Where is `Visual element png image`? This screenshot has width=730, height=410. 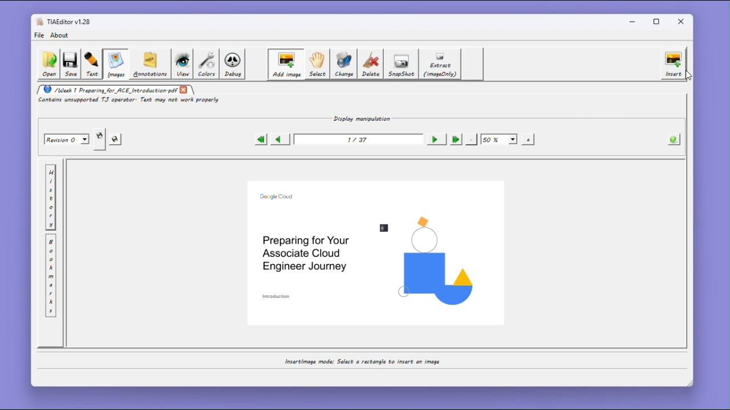 Visual element png image is located at coordinates (435, 261).